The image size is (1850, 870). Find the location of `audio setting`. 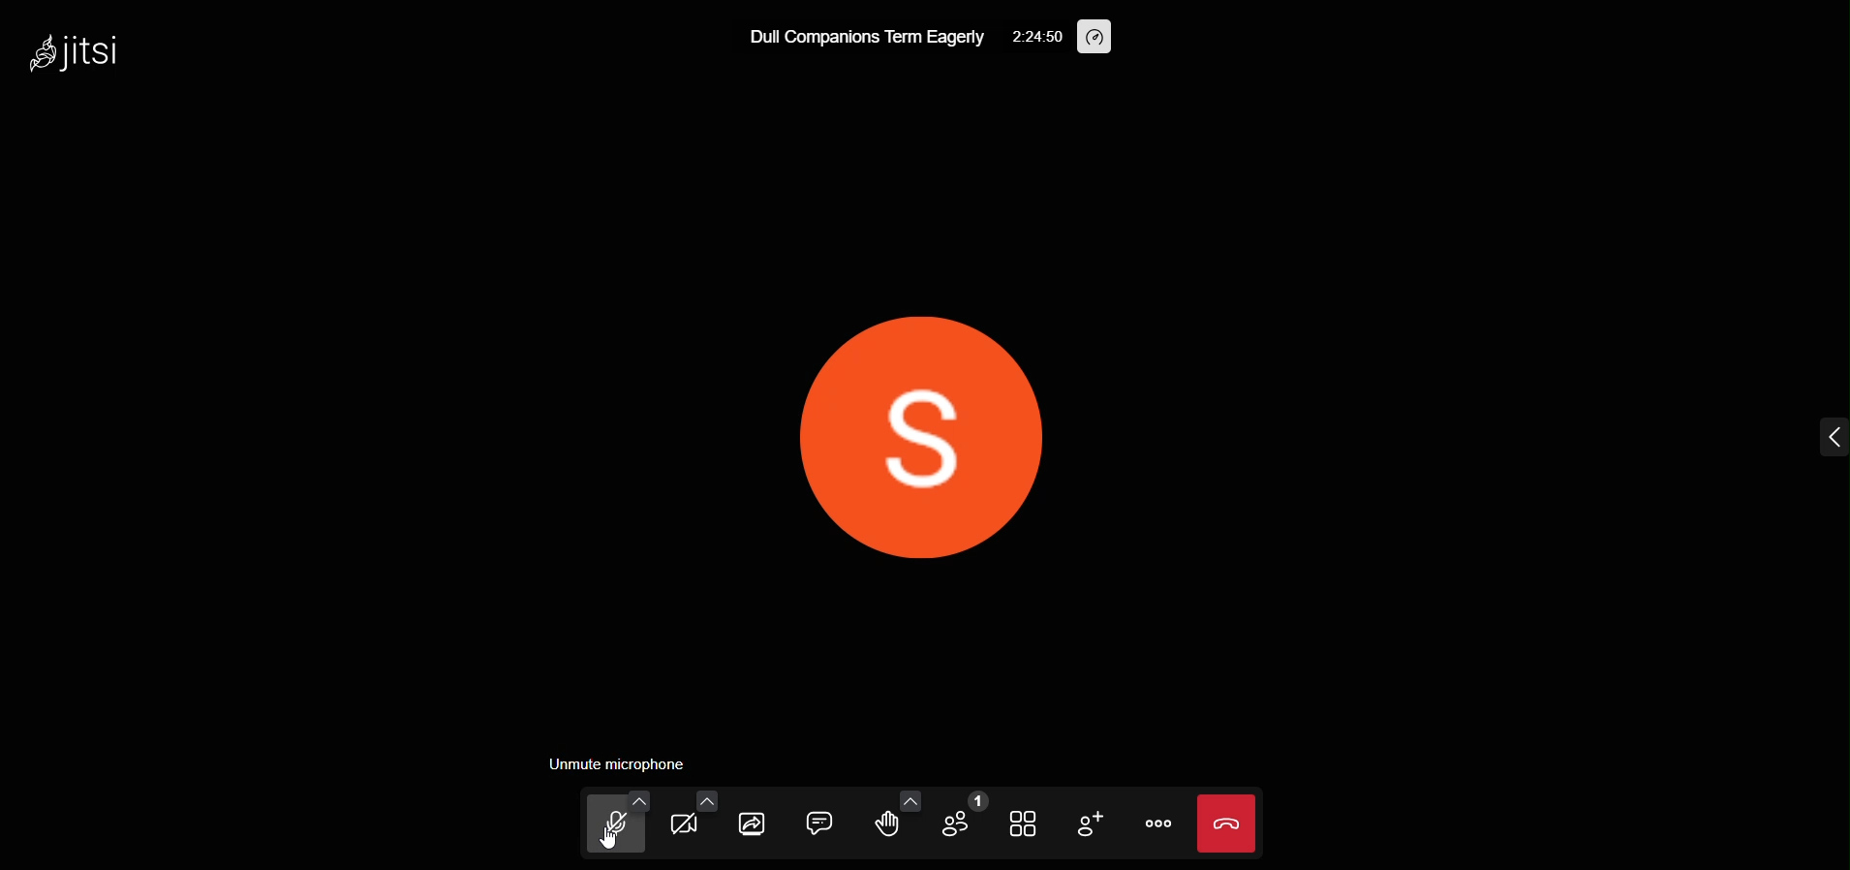

audio setting is located at coordinates (632, 798).